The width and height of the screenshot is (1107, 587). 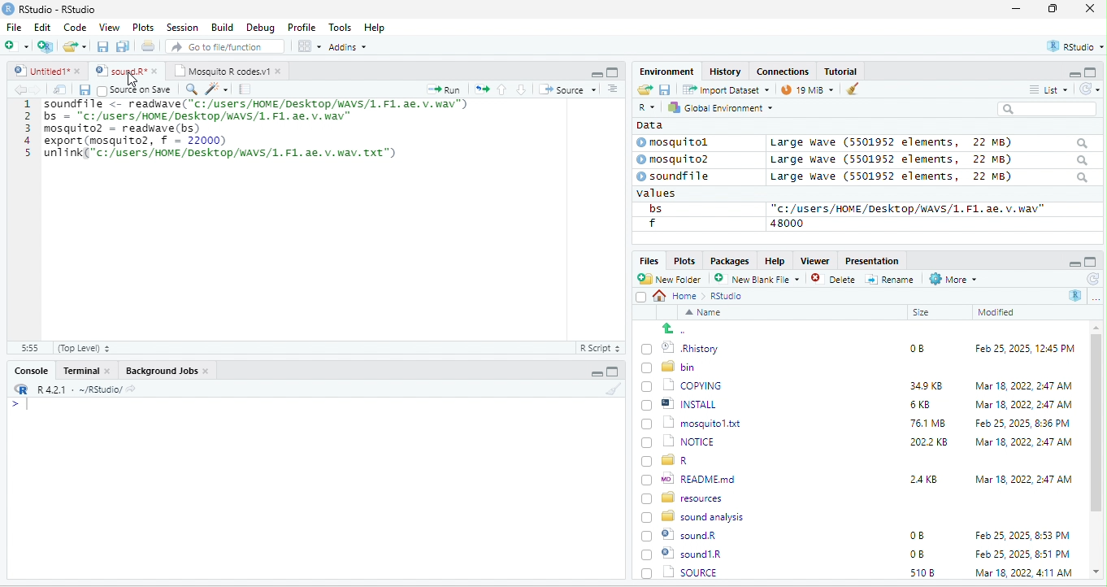 I want to click on Run, so click(x=441, y=89).